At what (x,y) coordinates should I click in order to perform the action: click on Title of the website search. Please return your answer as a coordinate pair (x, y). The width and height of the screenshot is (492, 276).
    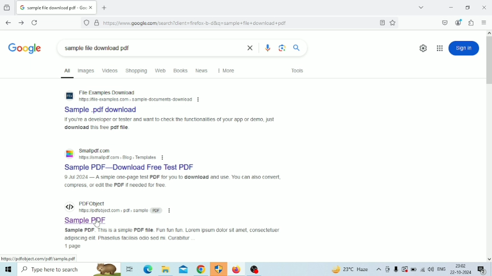
    Looking at the image, I should click on (107, 110).